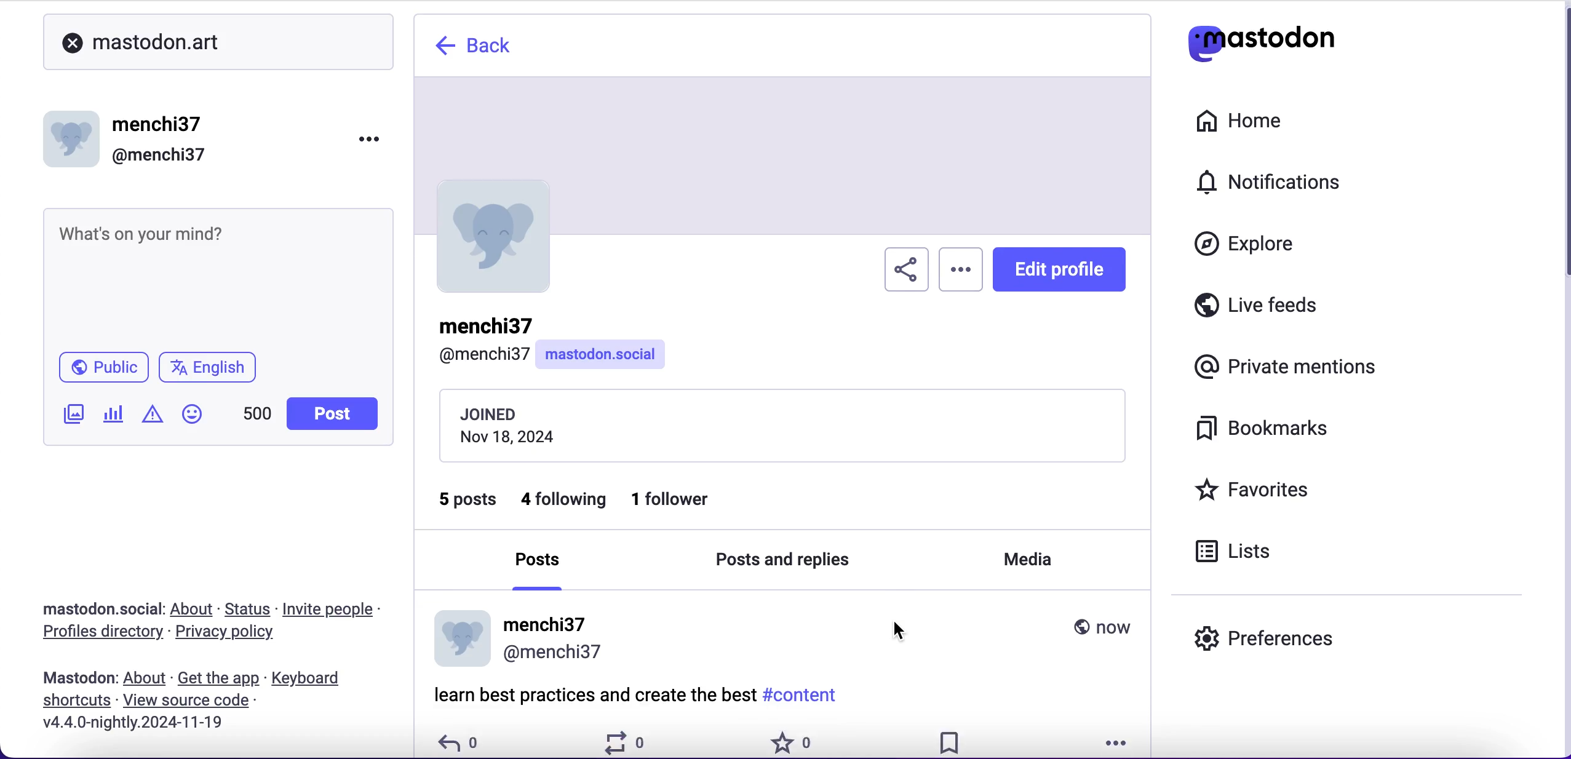  Describe the element at coordinates (590, 698) in the screenshot. I see `post` at that location.